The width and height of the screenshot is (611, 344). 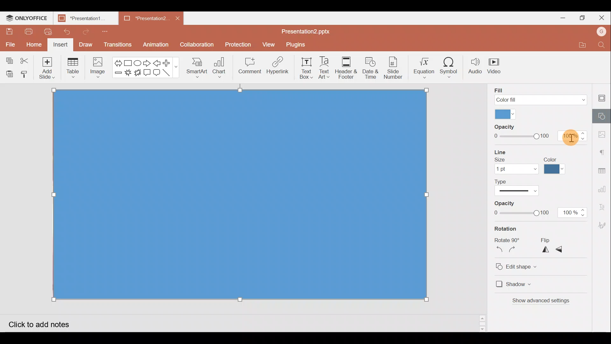 I want to click on View, so click(x=268, y=45).